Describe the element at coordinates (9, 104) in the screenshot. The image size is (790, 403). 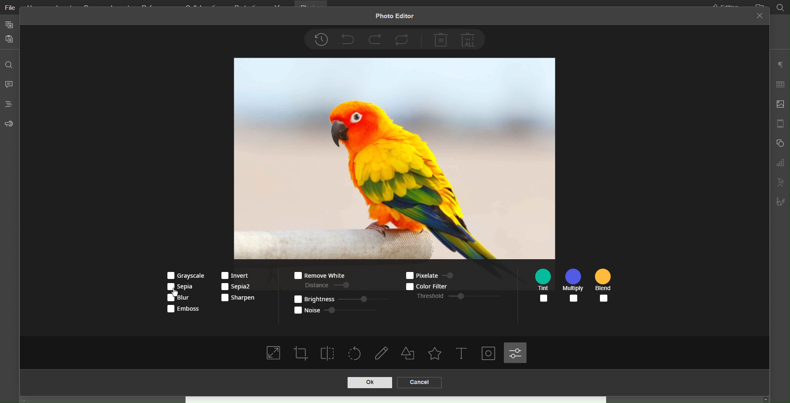
I see `Headings` at that location.